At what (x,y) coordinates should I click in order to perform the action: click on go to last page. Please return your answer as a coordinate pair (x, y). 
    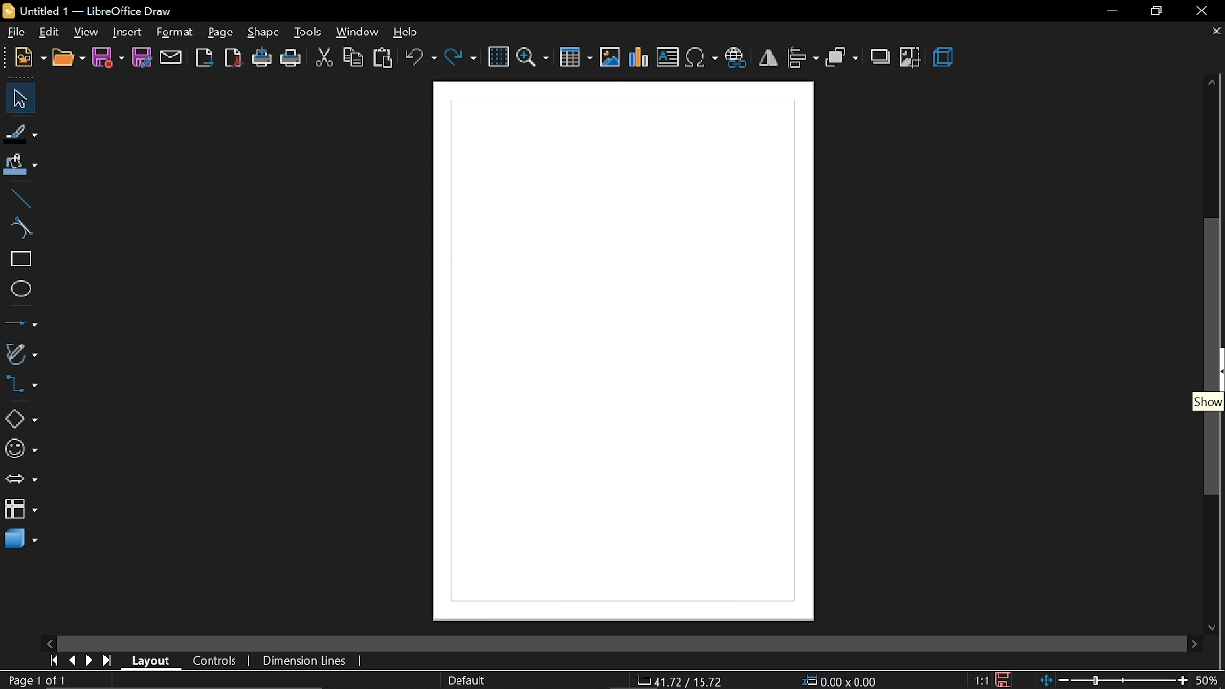
    Looking at the image, I should click on (109, 661).